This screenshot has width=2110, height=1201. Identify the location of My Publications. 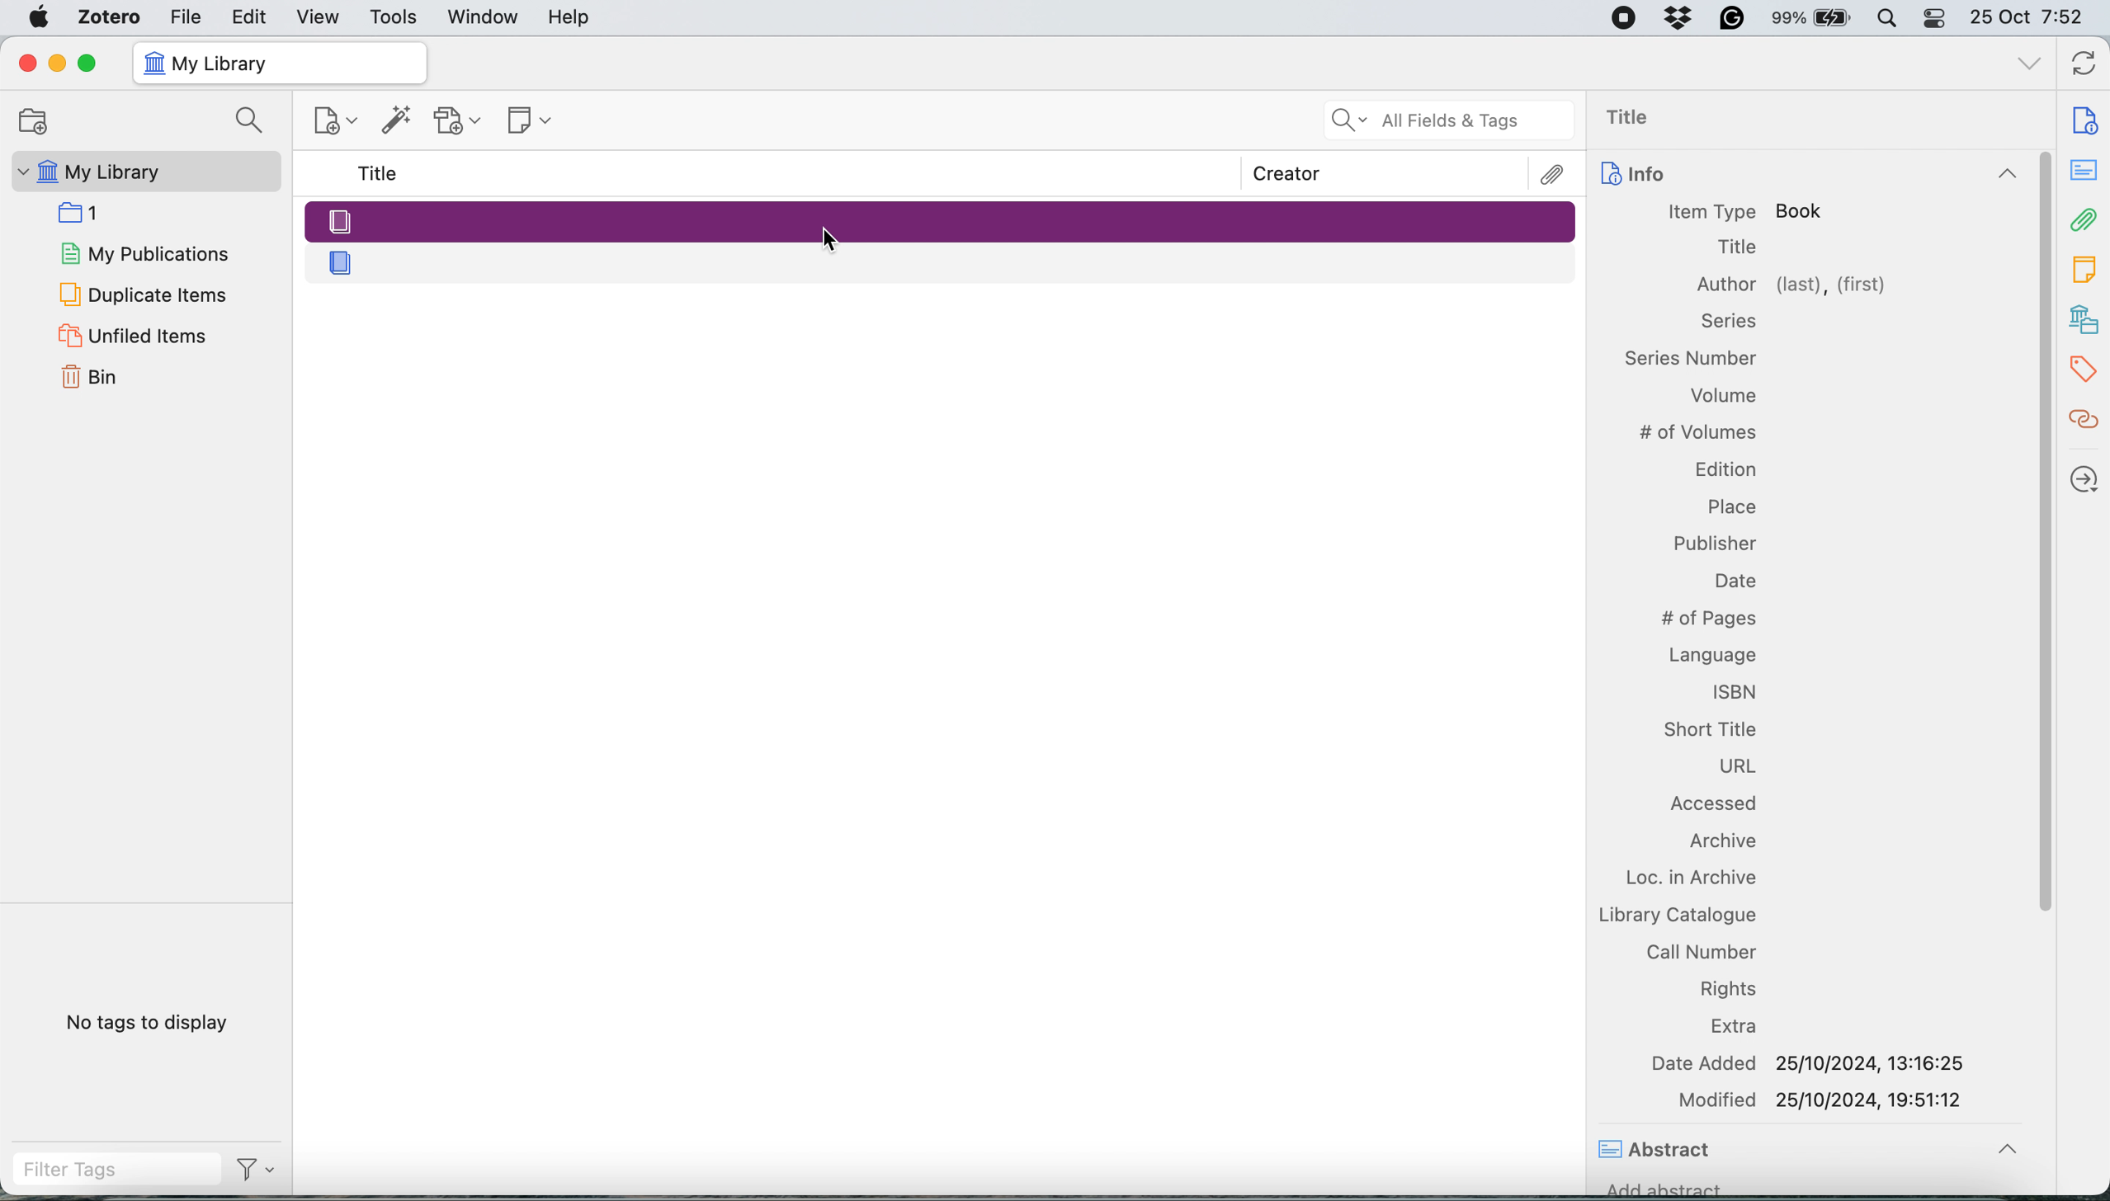
(143, 251).